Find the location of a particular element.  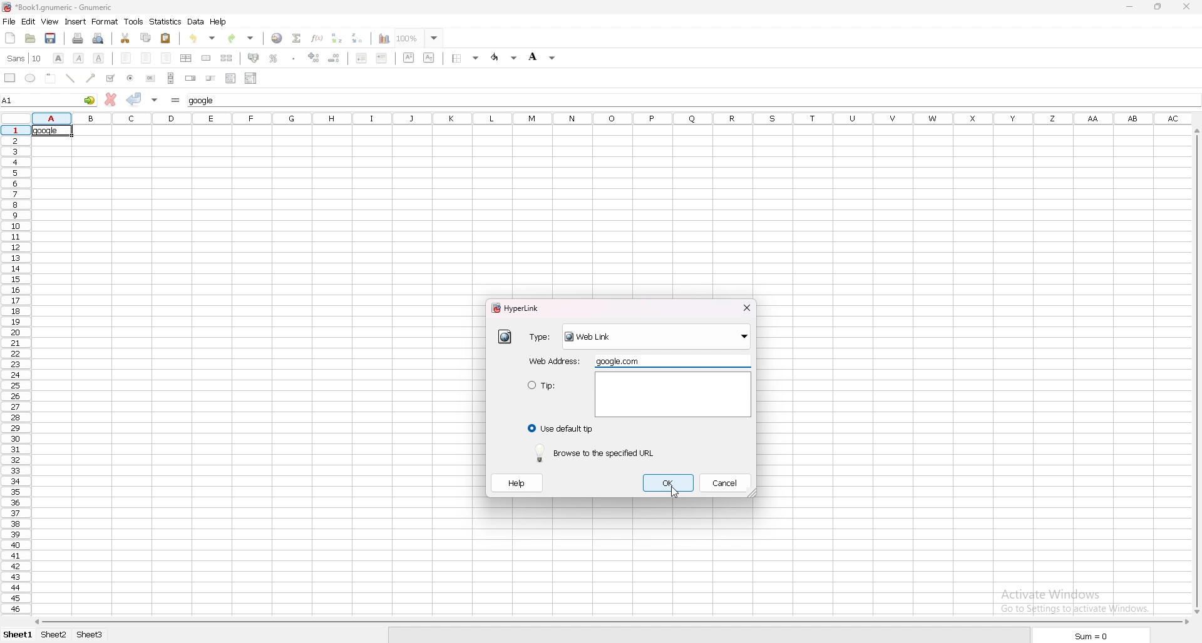

tip is located at coordinates (557, 395).